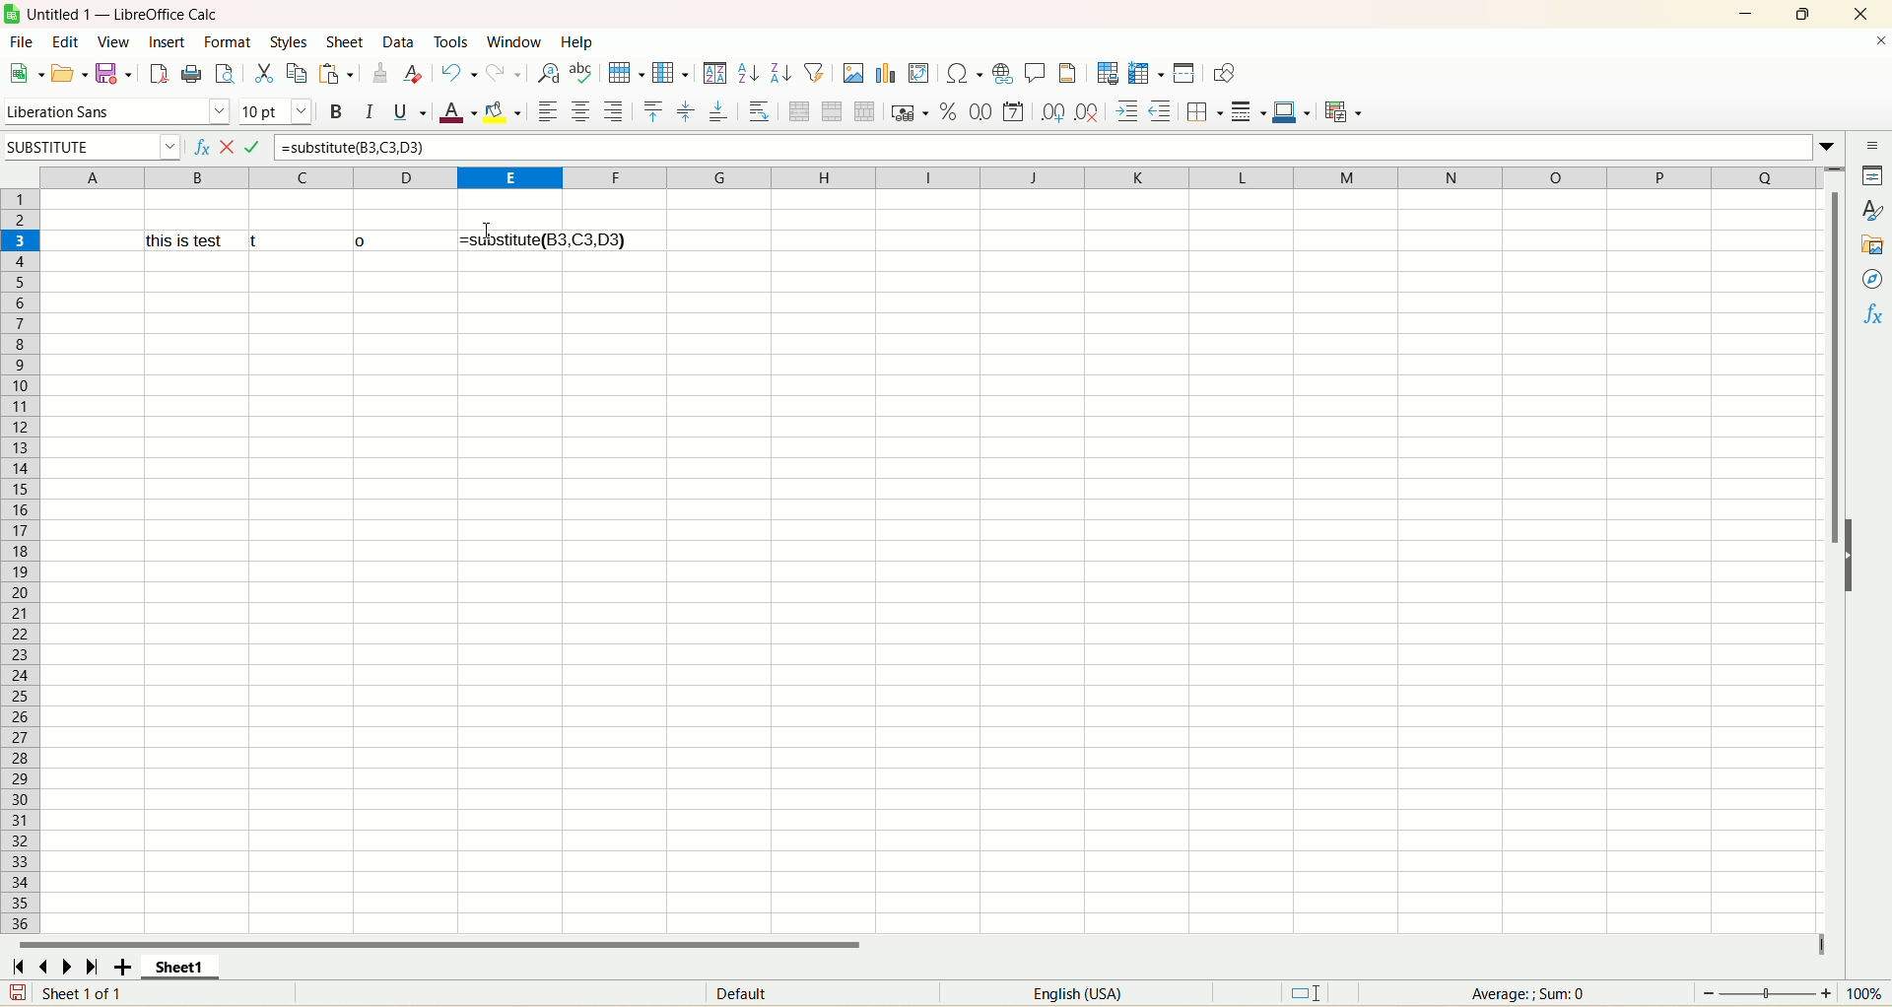  I want to click on edit, so click(63, 41).